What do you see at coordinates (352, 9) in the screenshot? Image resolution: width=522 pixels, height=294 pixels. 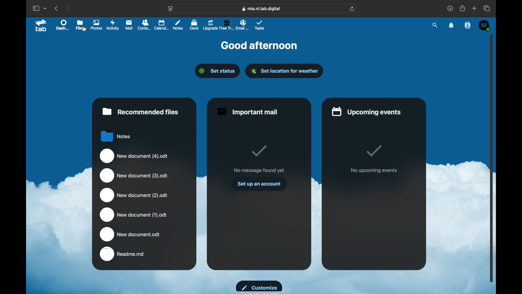 I see `refresh` at bounding box center [352, 9].